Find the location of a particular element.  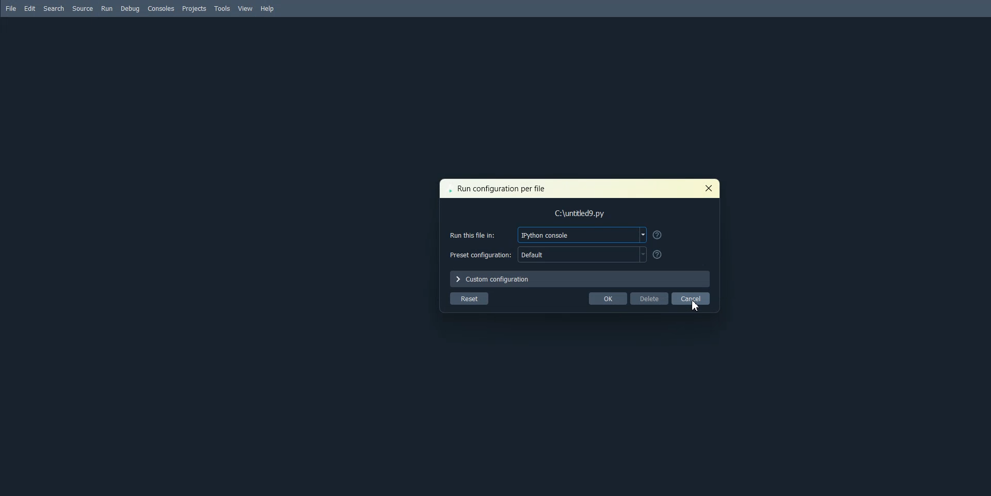

Cursor is located at coordinates (694, 305).